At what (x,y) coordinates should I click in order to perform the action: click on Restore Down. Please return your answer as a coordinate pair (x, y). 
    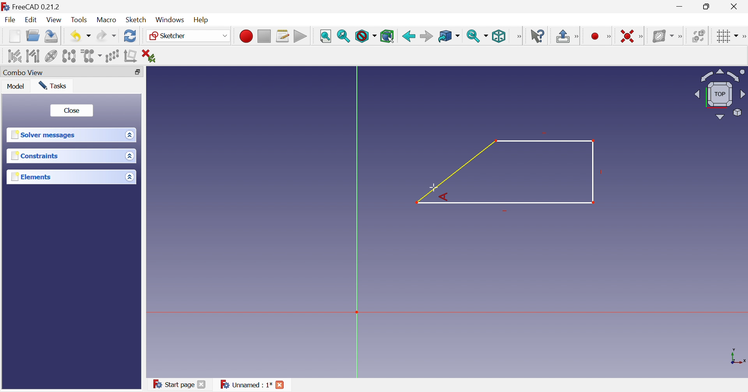
    Looking at the image, I should click on (707, 6).